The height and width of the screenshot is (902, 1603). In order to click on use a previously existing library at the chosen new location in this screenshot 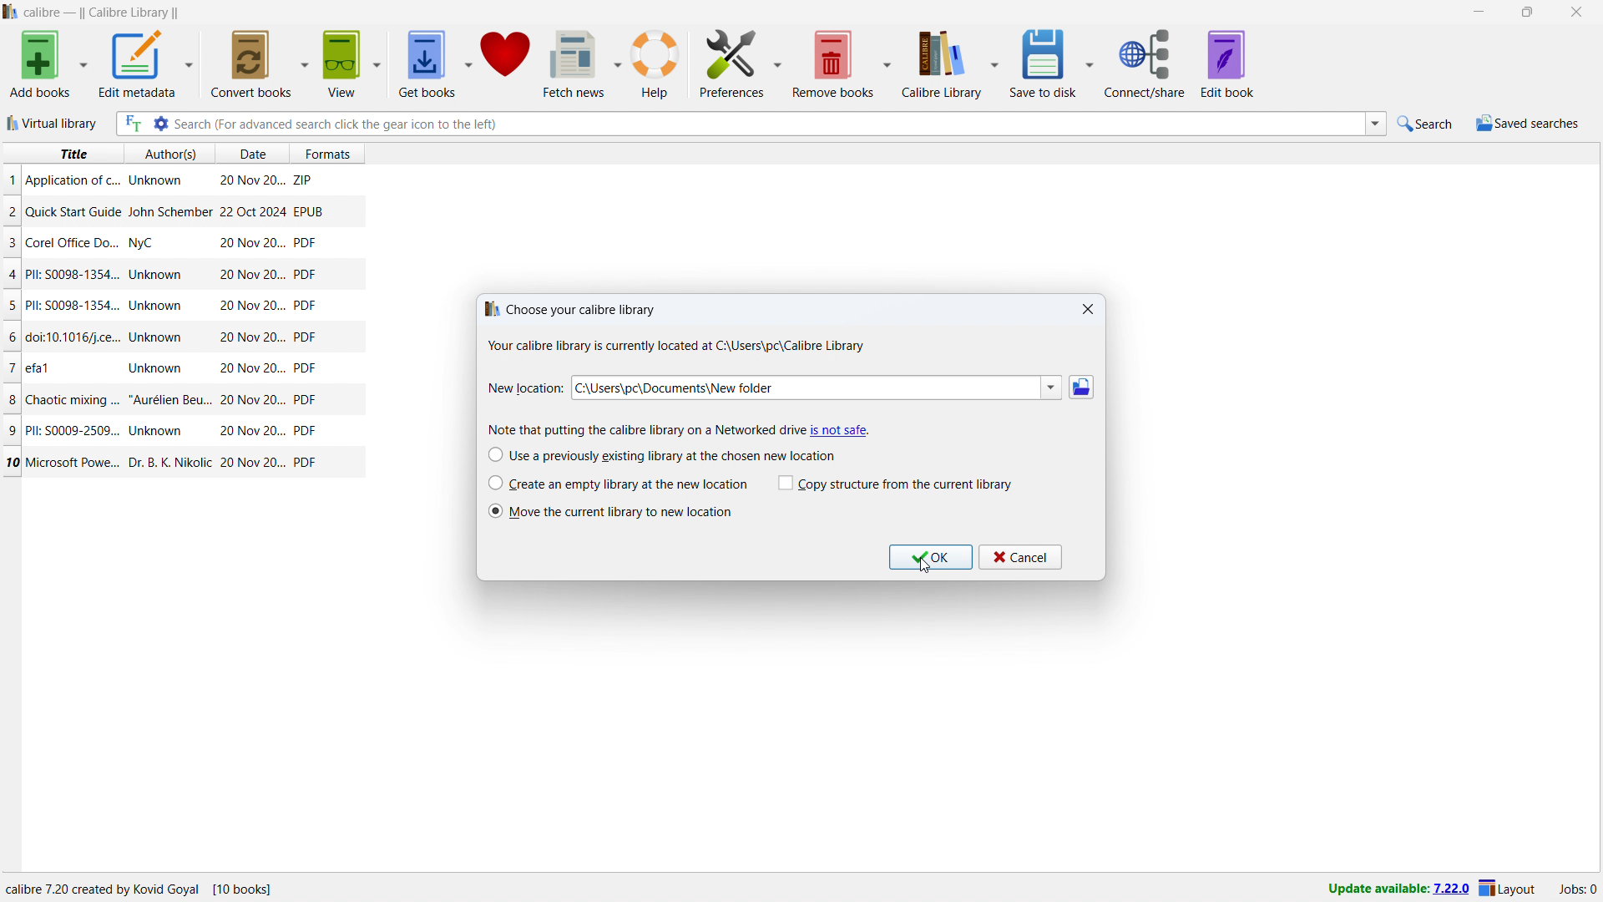, I will do `click(662, 455)`.